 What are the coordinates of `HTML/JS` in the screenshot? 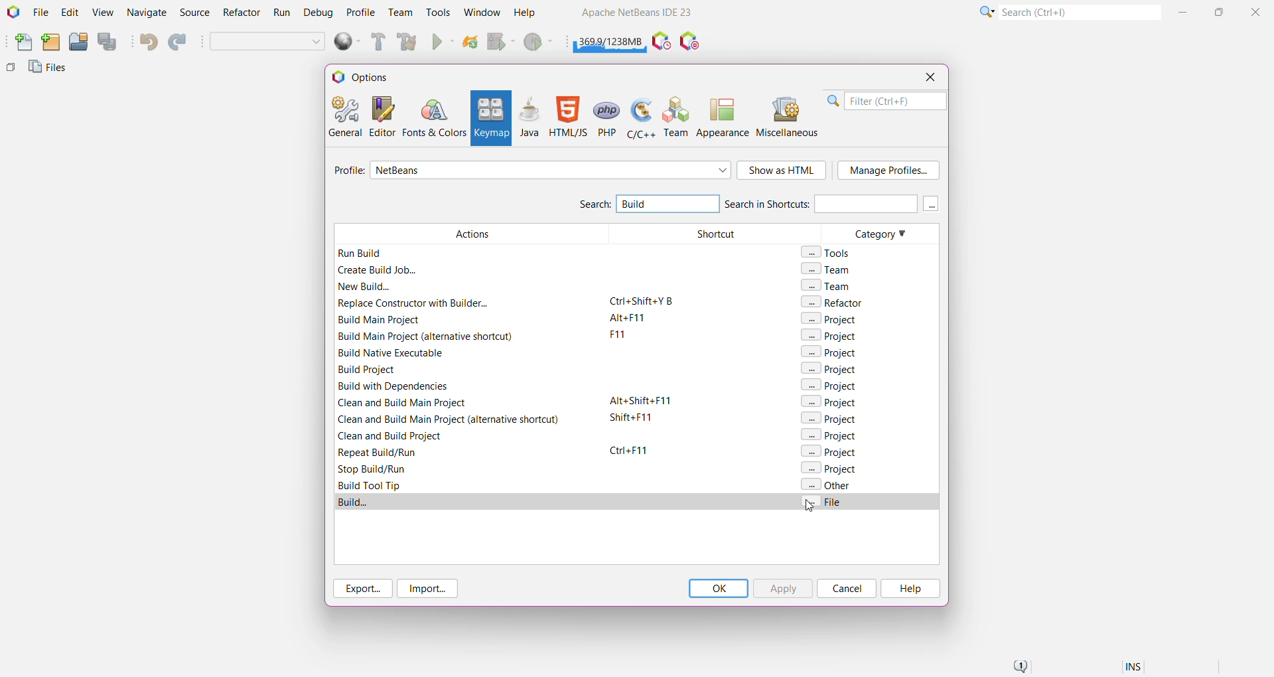 It's located at (567, 117).